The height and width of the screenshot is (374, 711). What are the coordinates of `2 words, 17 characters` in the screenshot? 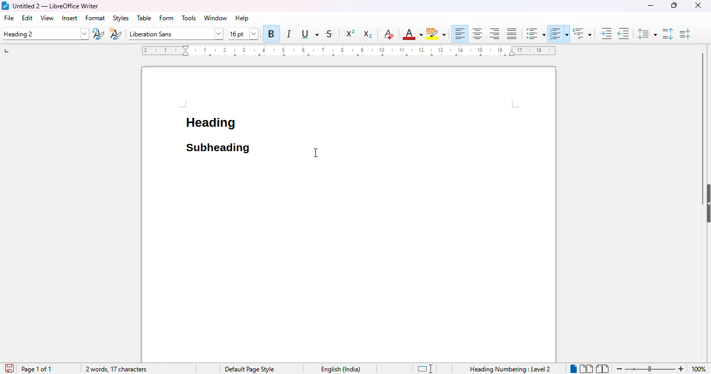 It's located at (116, 369).